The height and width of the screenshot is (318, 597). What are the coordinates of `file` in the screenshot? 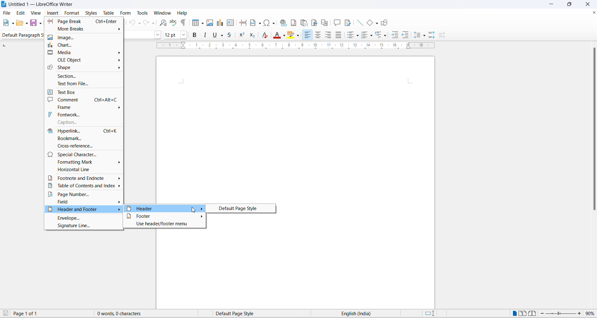 It's located at (7, 13).